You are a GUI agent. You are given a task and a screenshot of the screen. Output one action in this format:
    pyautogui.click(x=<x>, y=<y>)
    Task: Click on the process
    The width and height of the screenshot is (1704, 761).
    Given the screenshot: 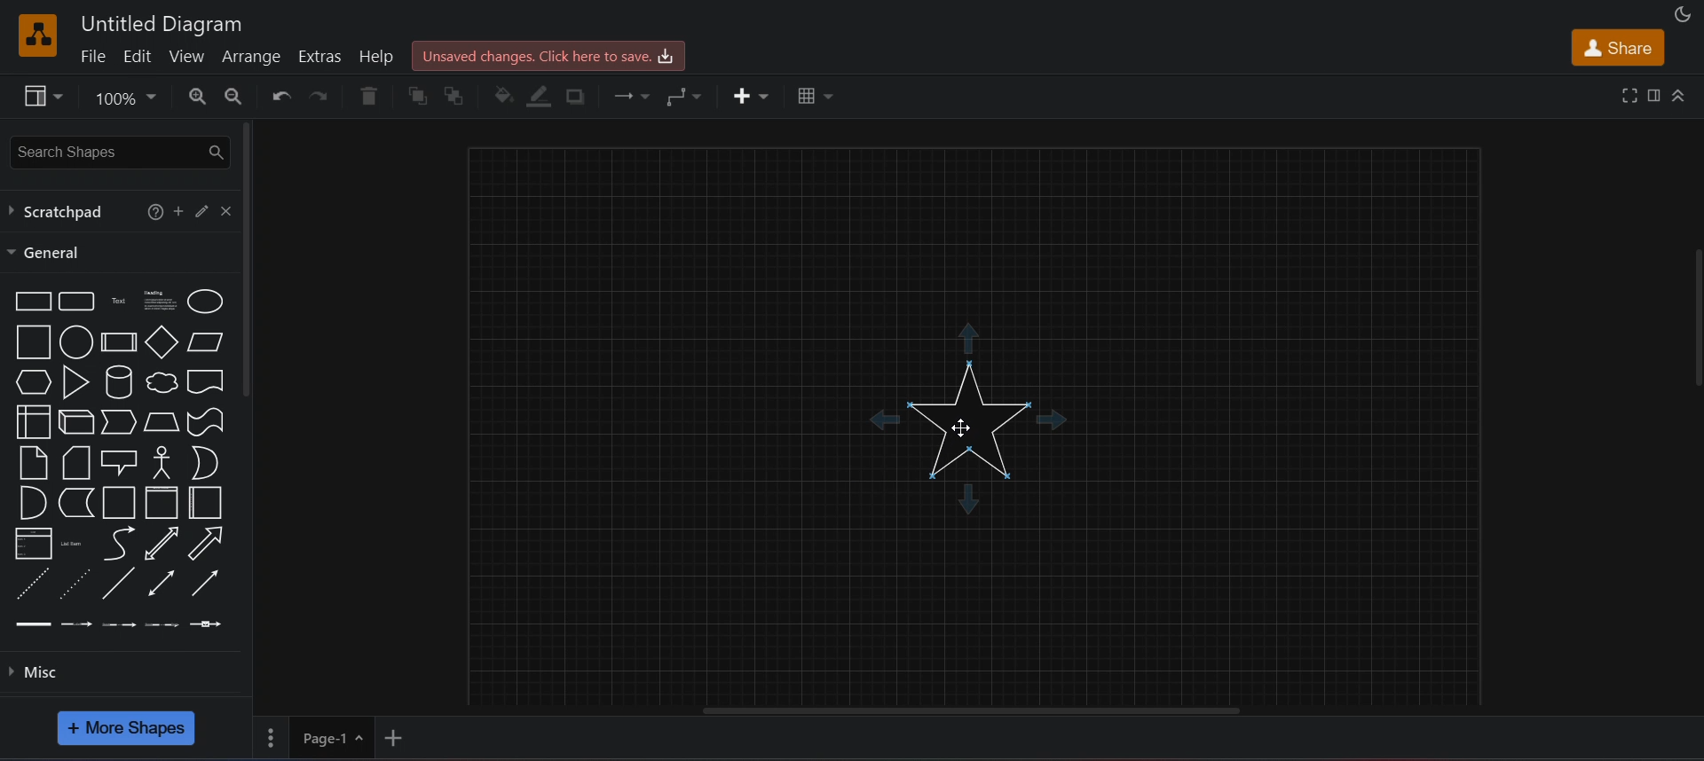 What is the action you would take?
    pyautogui.click(x=118, y=342)
    